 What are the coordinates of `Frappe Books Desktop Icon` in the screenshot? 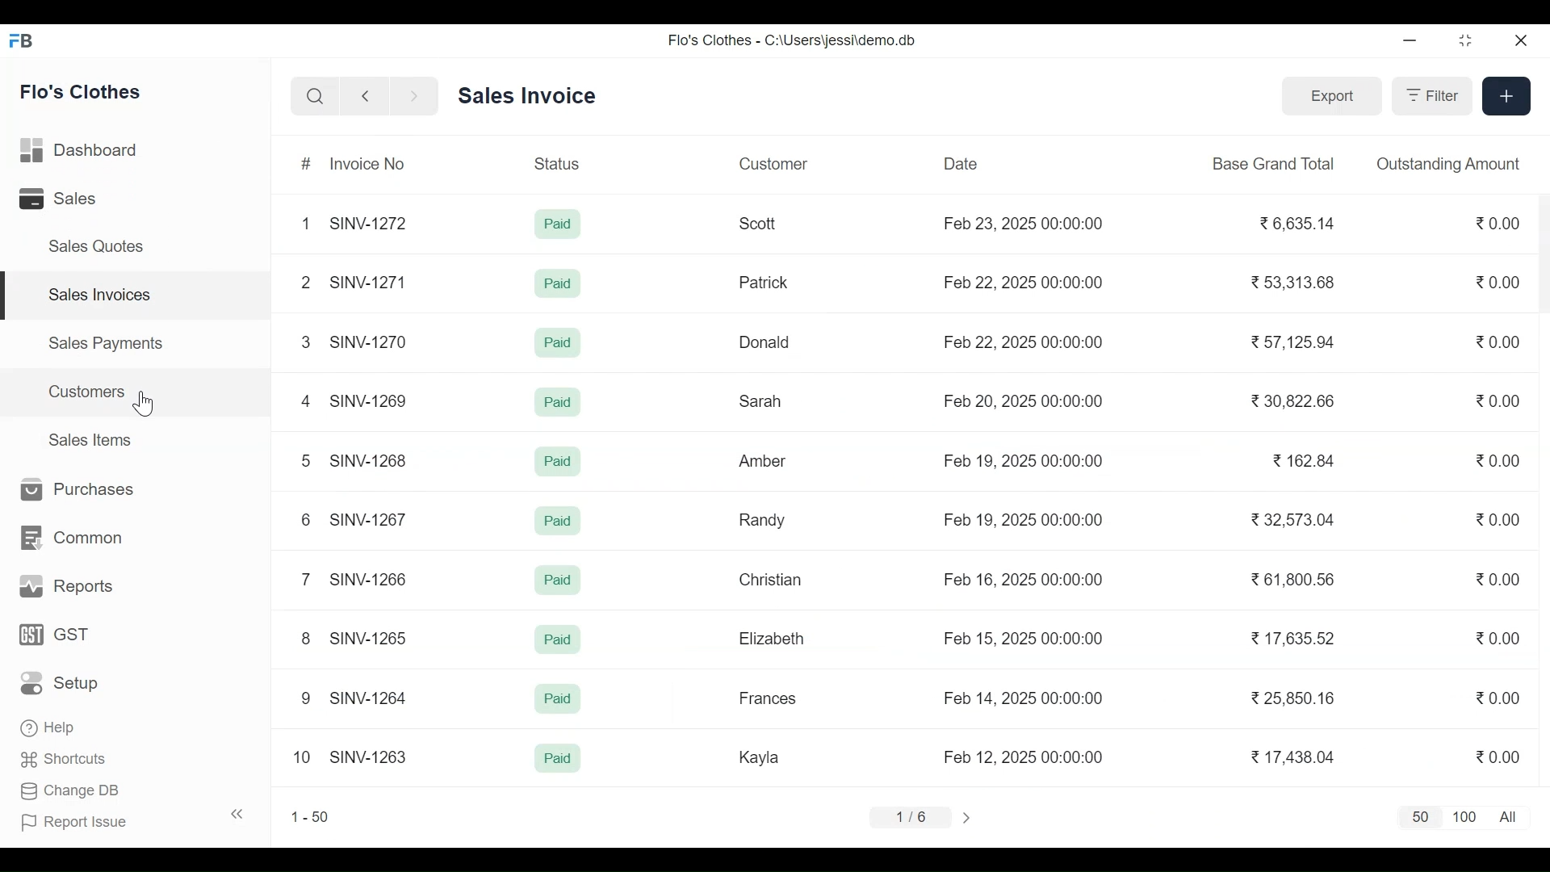 It's located at (19, 42).